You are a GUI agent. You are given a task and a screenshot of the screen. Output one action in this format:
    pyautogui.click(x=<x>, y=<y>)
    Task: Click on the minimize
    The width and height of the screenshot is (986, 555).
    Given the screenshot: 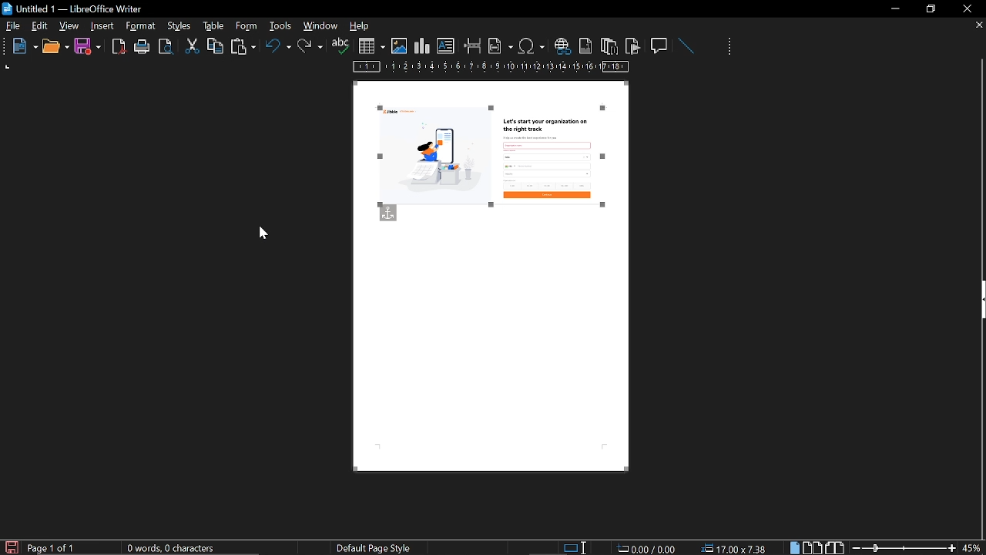 What is the action you would take?
    pyautogui.click(x=895, y=8)
    